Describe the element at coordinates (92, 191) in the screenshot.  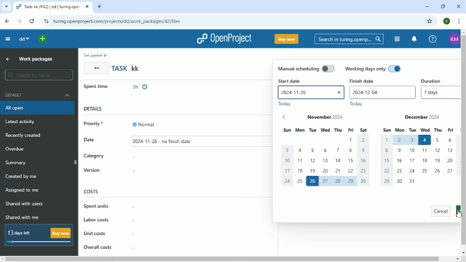
I see `Costs` at that location.